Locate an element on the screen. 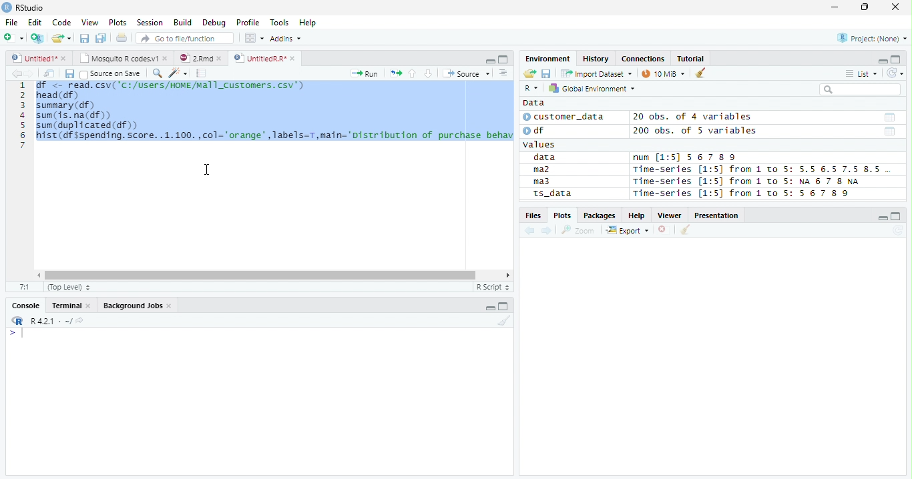 This screenshot has width=912, height=479. Time-series [1:5] from 1 to 5: NA 6 7 8 NA is located at coordinates (752, 182).